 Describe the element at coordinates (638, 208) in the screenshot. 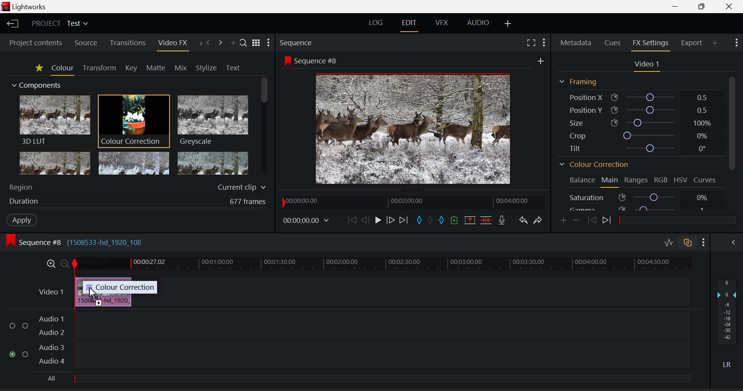

I see `Gamma` at that location.